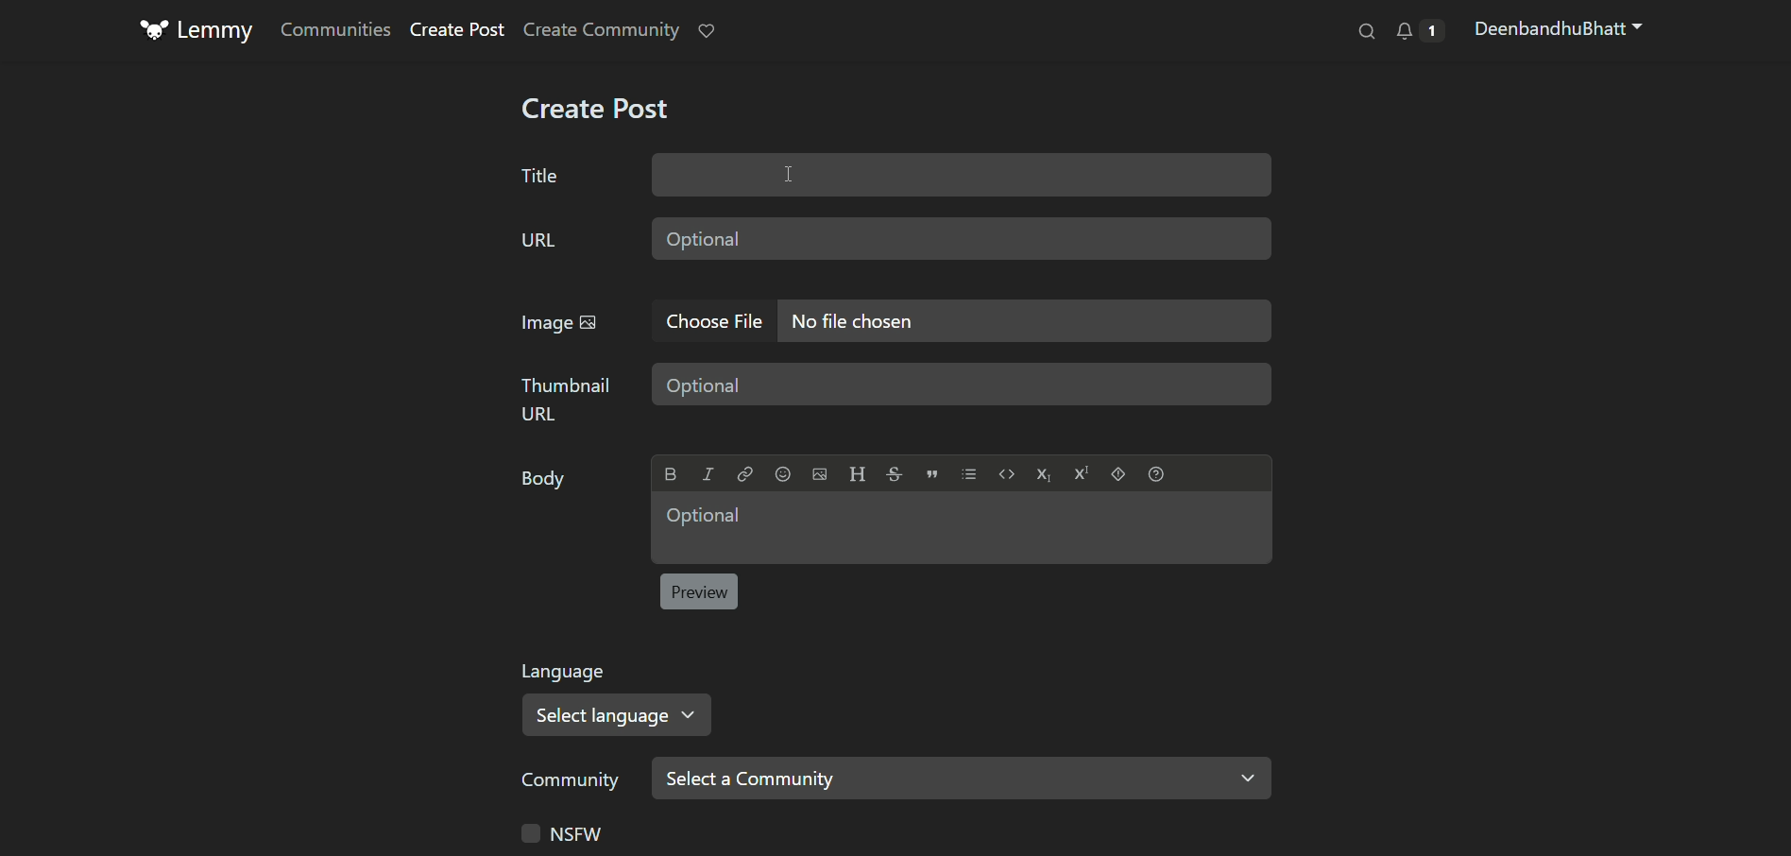 Image resolution: width=1791 pixels, height=856 pixels. Describe the element at coordinates (708, 32) in the screenshot. I see `notification` at that location.